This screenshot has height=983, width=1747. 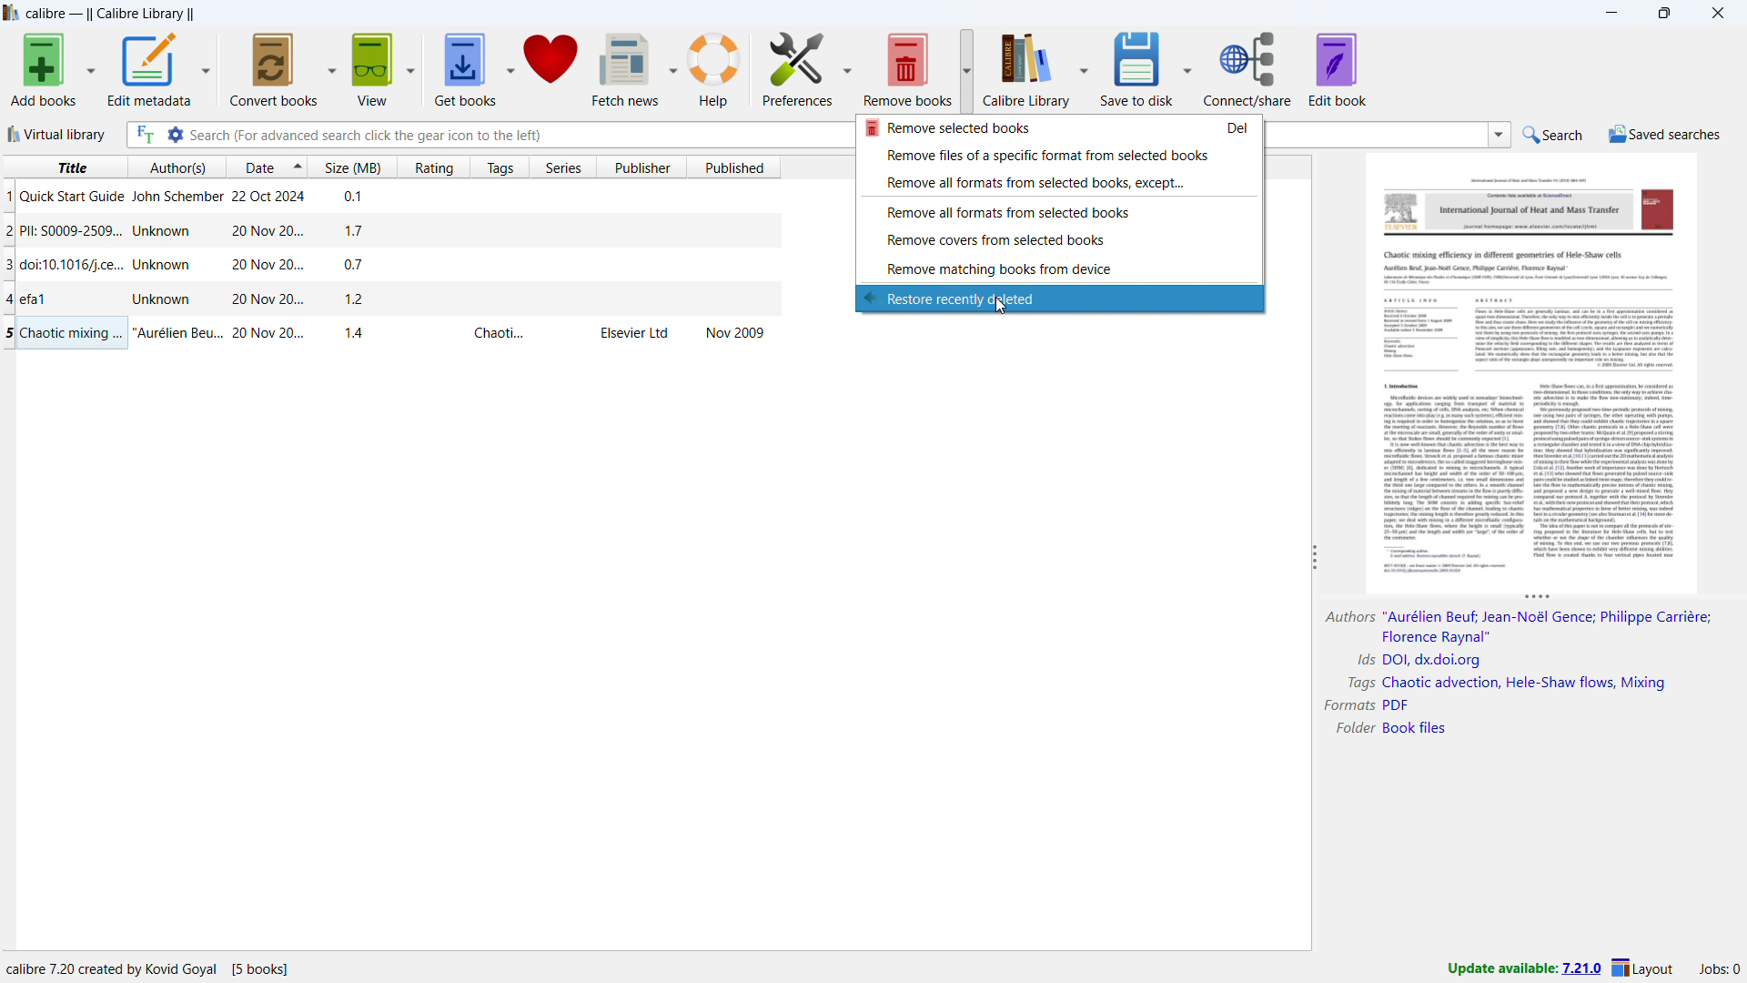 What do you see at coordinates (1523, 969) in the screenshot?
I see `update` at bounding box center [1523, 969].